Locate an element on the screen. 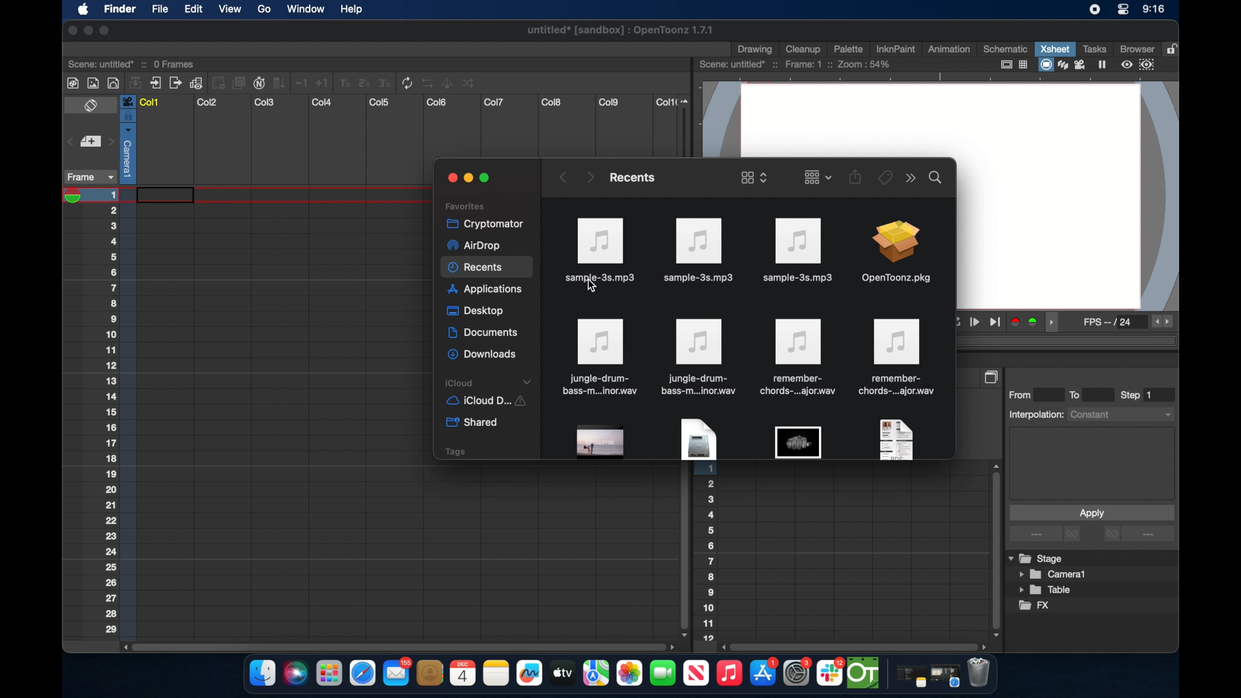 Image resolution: width=1241 pixels, height=698 pixels. minimize is located at coordinates (467, 178).